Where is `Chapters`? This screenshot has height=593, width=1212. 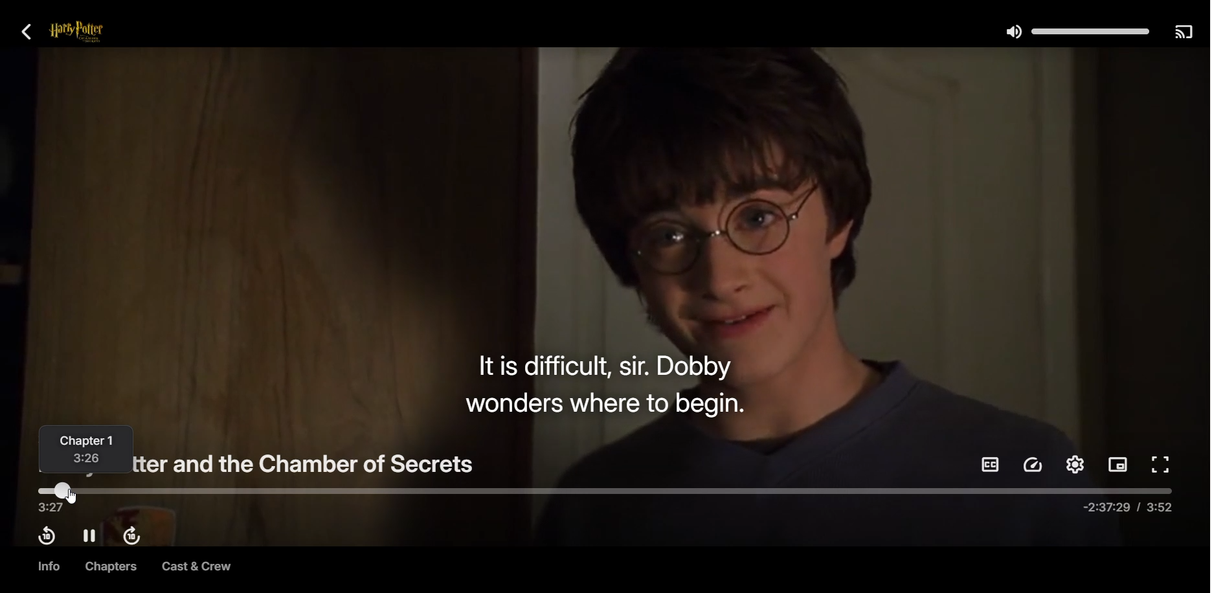 Chapters is located at coordinates (107, 566).